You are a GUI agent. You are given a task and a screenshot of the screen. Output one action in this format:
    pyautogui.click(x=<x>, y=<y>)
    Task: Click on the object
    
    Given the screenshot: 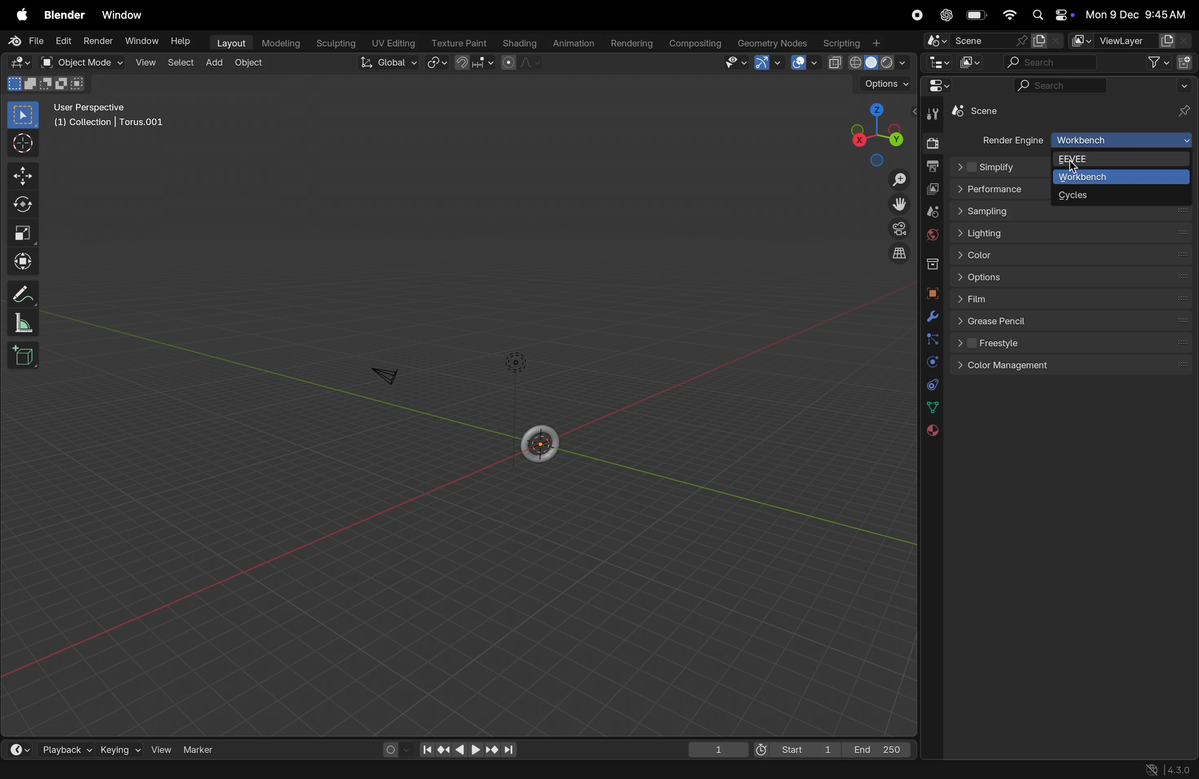 What is the action you would take?
    pyautogui.click(x=251, y=62)
    